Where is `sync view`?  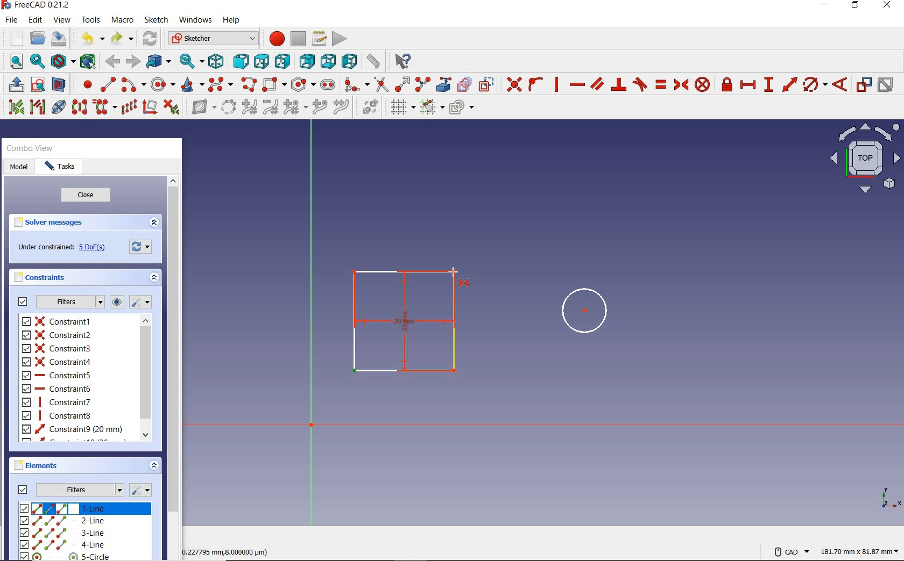
sync view is located at coordinates (191, 61).